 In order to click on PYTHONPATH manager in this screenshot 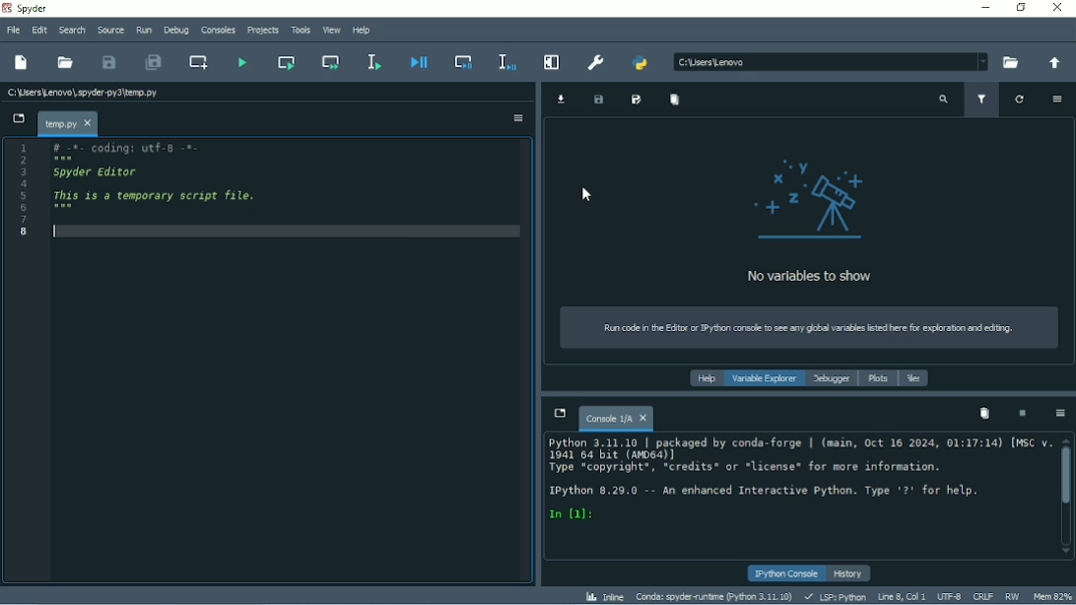, I will do `click(640, 62)`.